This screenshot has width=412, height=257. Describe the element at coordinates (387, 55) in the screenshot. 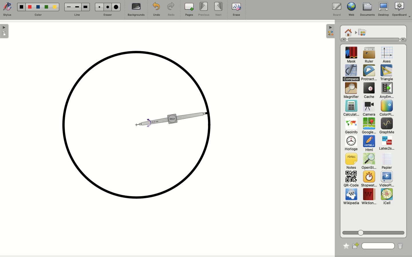

I see `Axes` at that location.